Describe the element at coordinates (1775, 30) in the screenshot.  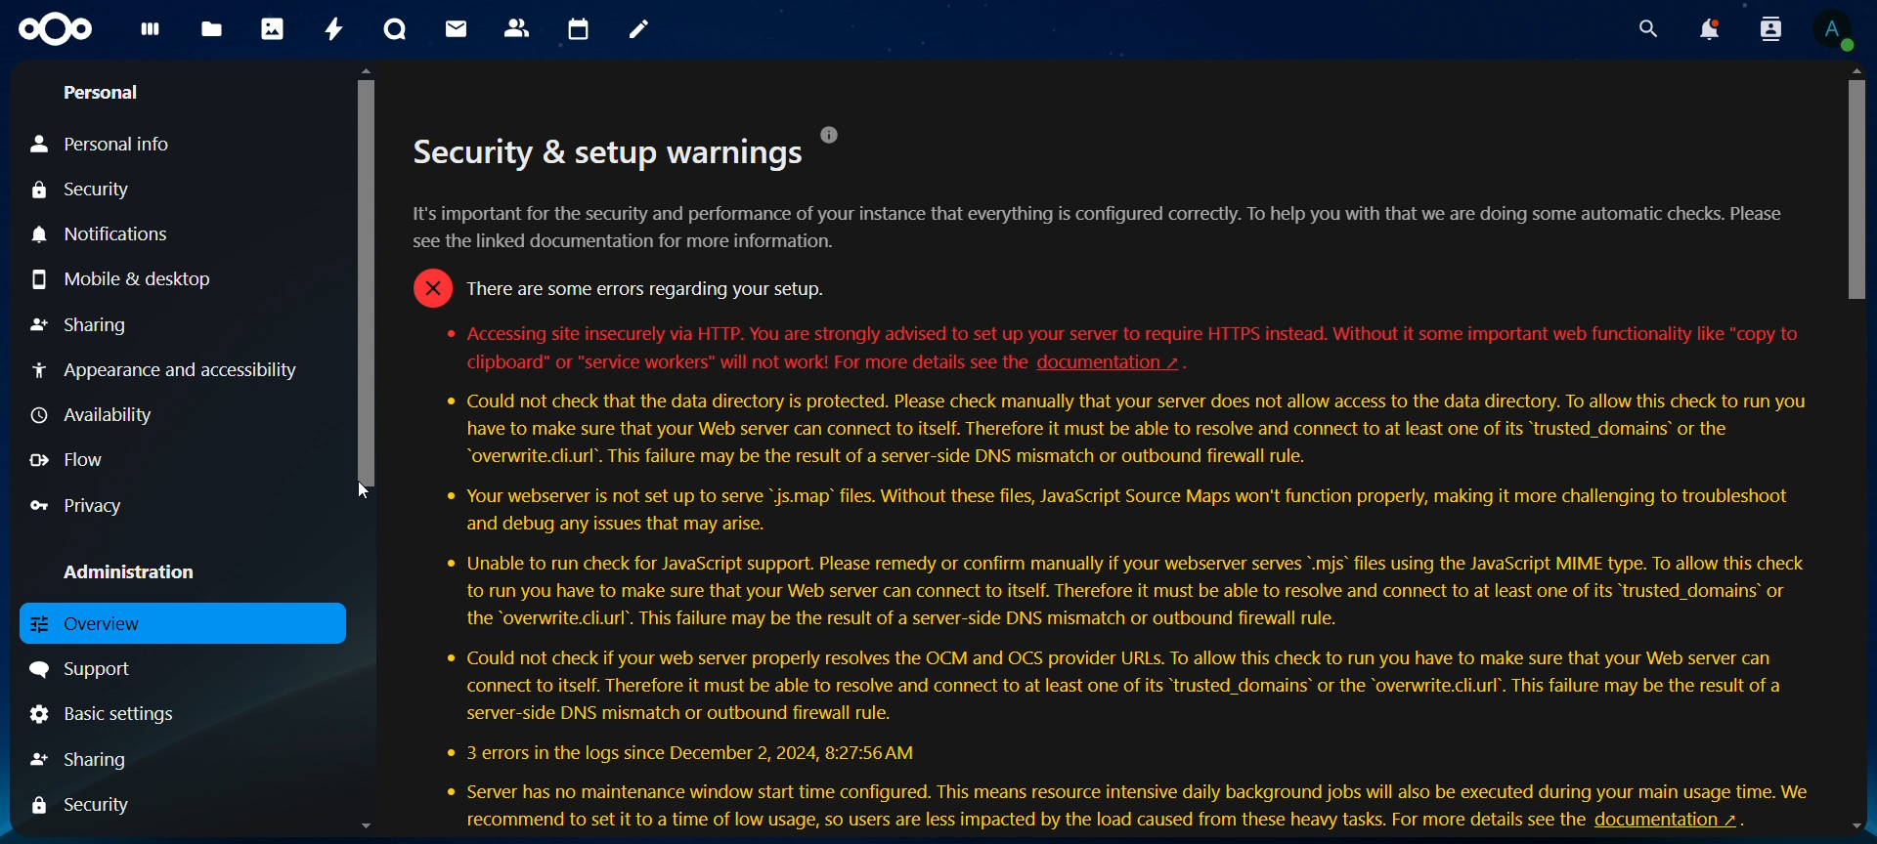
I see `search contacts` at that location.